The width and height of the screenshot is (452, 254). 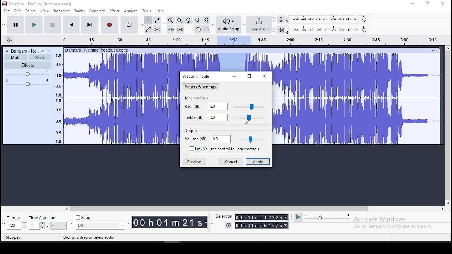 What do you see at coordinates (200, 87) in the screenshot?
I see `presets and settings` at bounding box center [200, 87].